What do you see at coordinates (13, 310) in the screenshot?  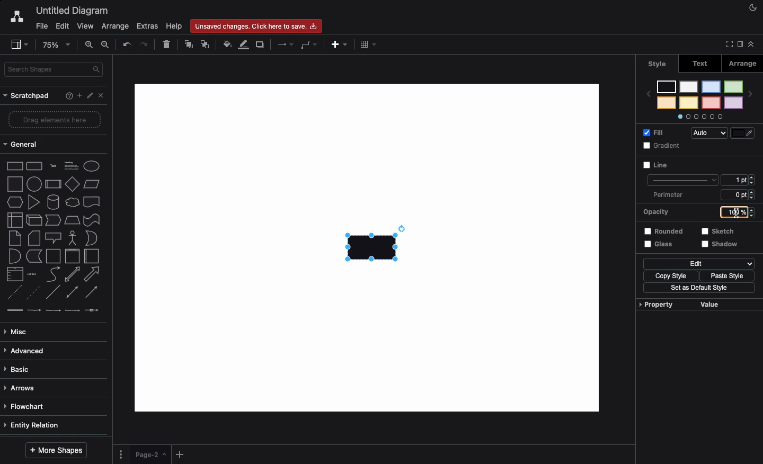 I see `link` at bounding box center [13, 310].